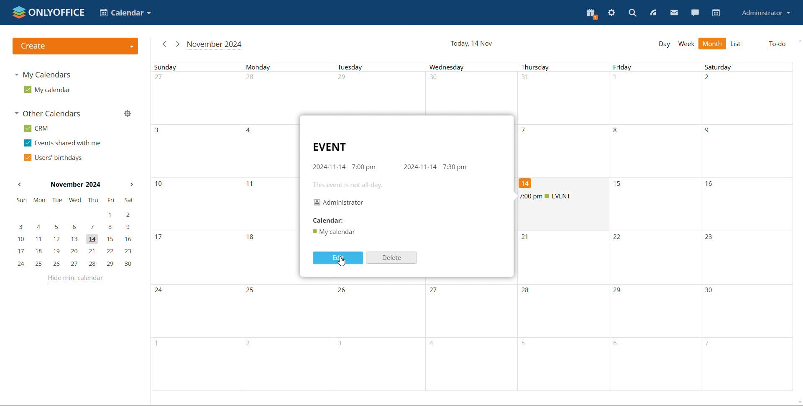 The image size is (803, 406). I want to click on select application, so click(125, 13).